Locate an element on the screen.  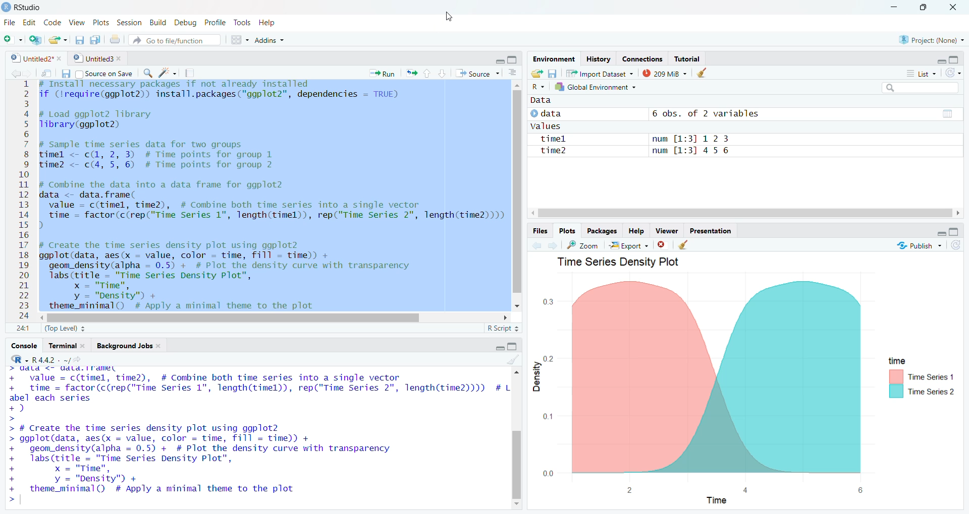
Environment is located at coordinates (554, 59).